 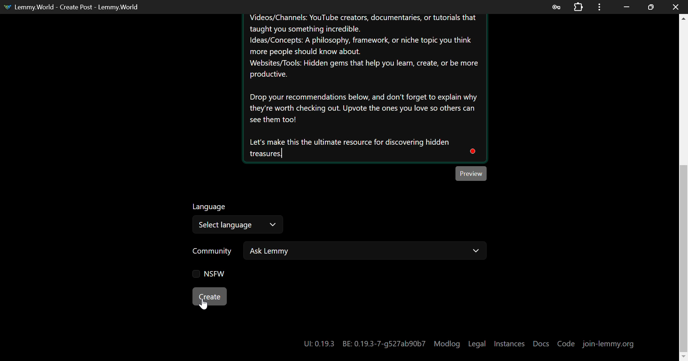 What do you see at coordinates (555, 7) in the screenshot?
I see `Saved Password Data` at bounding box center [555, 7].